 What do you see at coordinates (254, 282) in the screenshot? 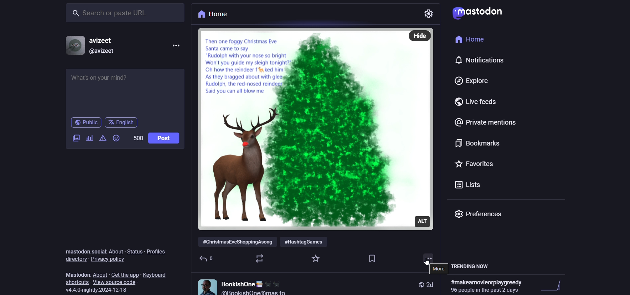
I see `BookishOne` at bounding box center [254, 282].